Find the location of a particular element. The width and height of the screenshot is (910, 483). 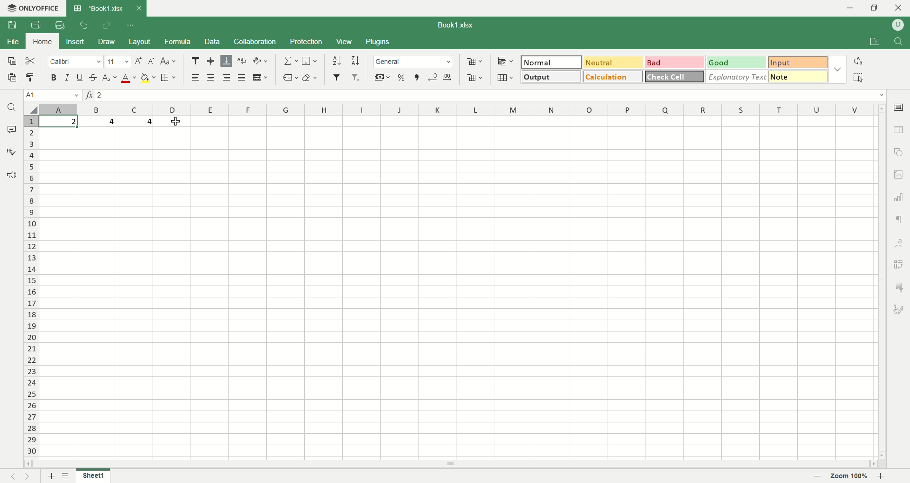

add is located at coordinates (49, 476).